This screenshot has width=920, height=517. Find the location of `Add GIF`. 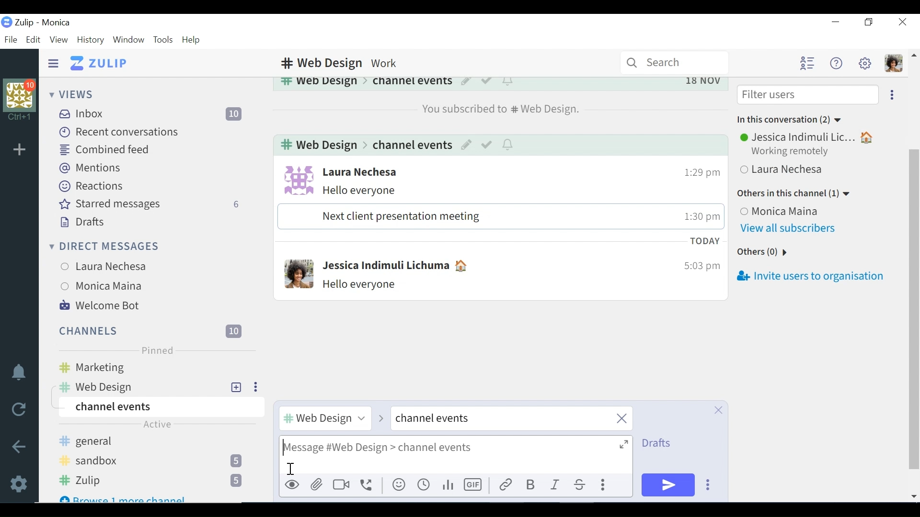

Add GIF is located at coordinates (475, 485).